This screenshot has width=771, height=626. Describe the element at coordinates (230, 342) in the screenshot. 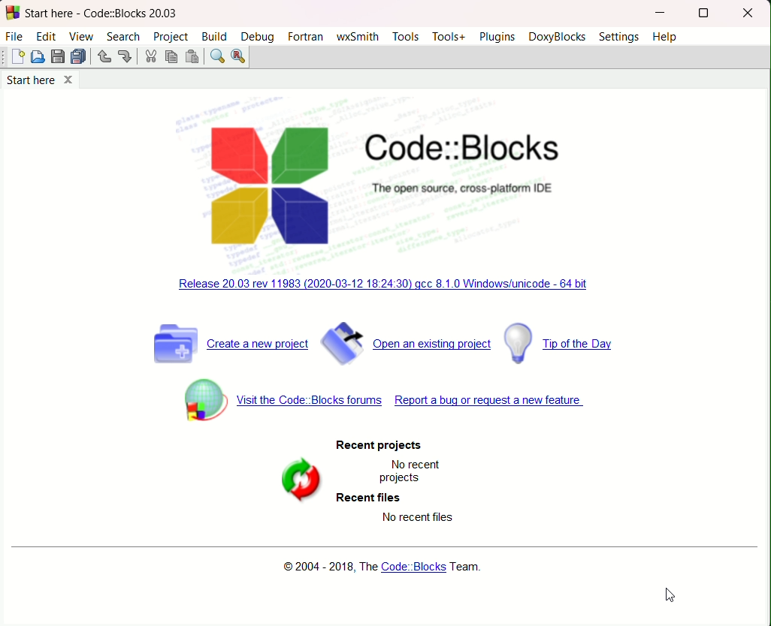

I see `create a new project` at that location.